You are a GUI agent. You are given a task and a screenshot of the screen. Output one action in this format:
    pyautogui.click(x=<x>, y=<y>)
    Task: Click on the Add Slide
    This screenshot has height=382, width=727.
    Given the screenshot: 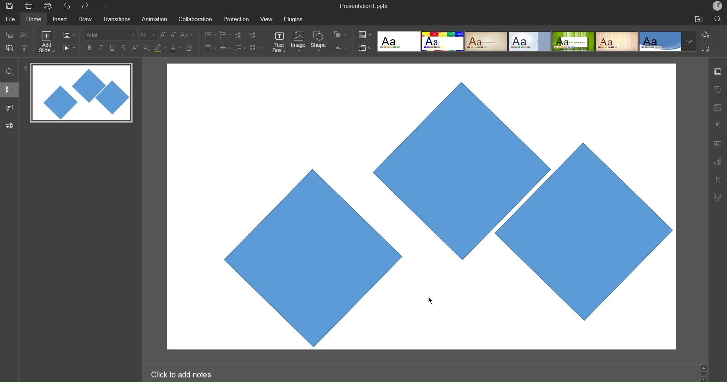 What is the action you would take?
    pyautogui.click(x=47, y=42)
    